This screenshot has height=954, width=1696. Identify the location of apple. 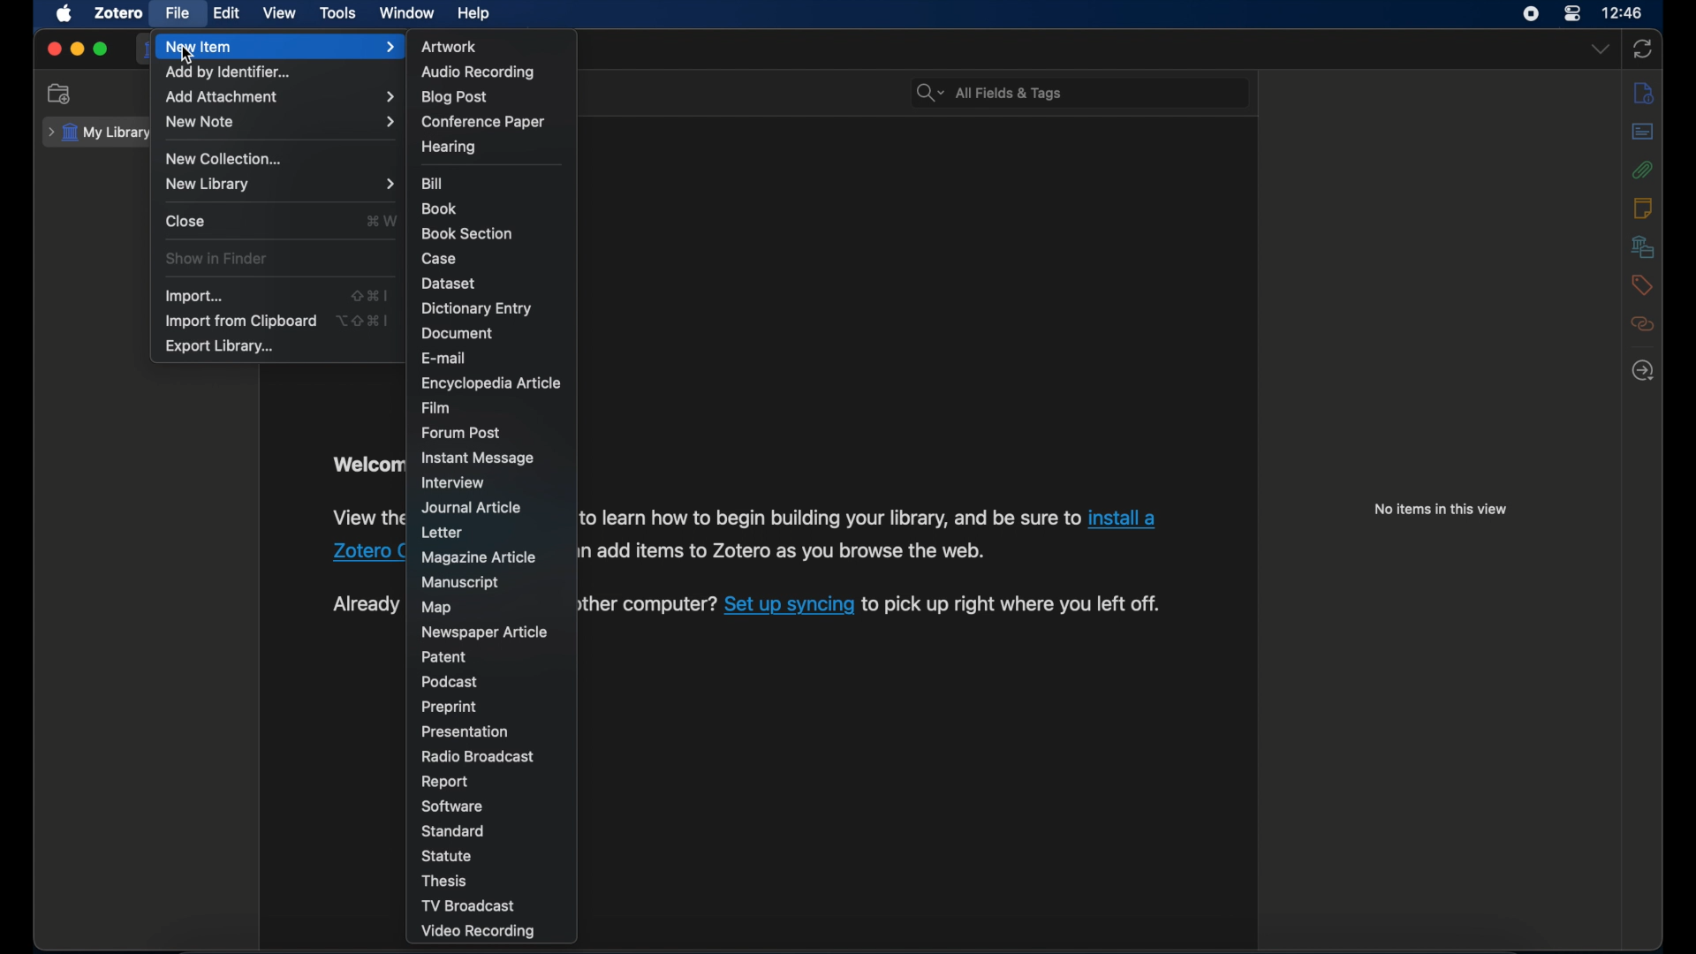
(64, 14).